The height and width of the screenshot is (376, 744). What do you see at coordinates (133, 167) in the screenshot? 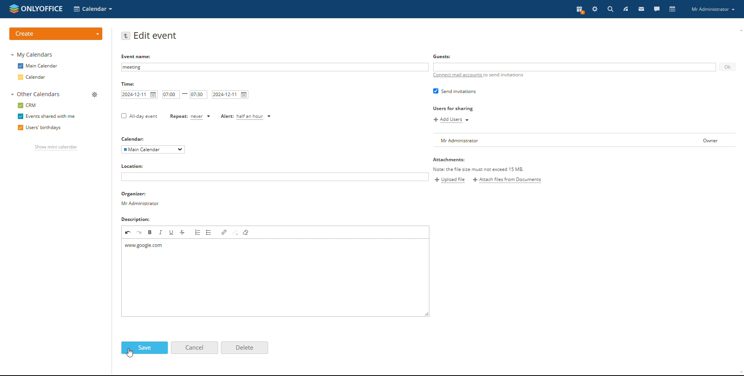
I see `Location:` at bounding box center [133, 167].